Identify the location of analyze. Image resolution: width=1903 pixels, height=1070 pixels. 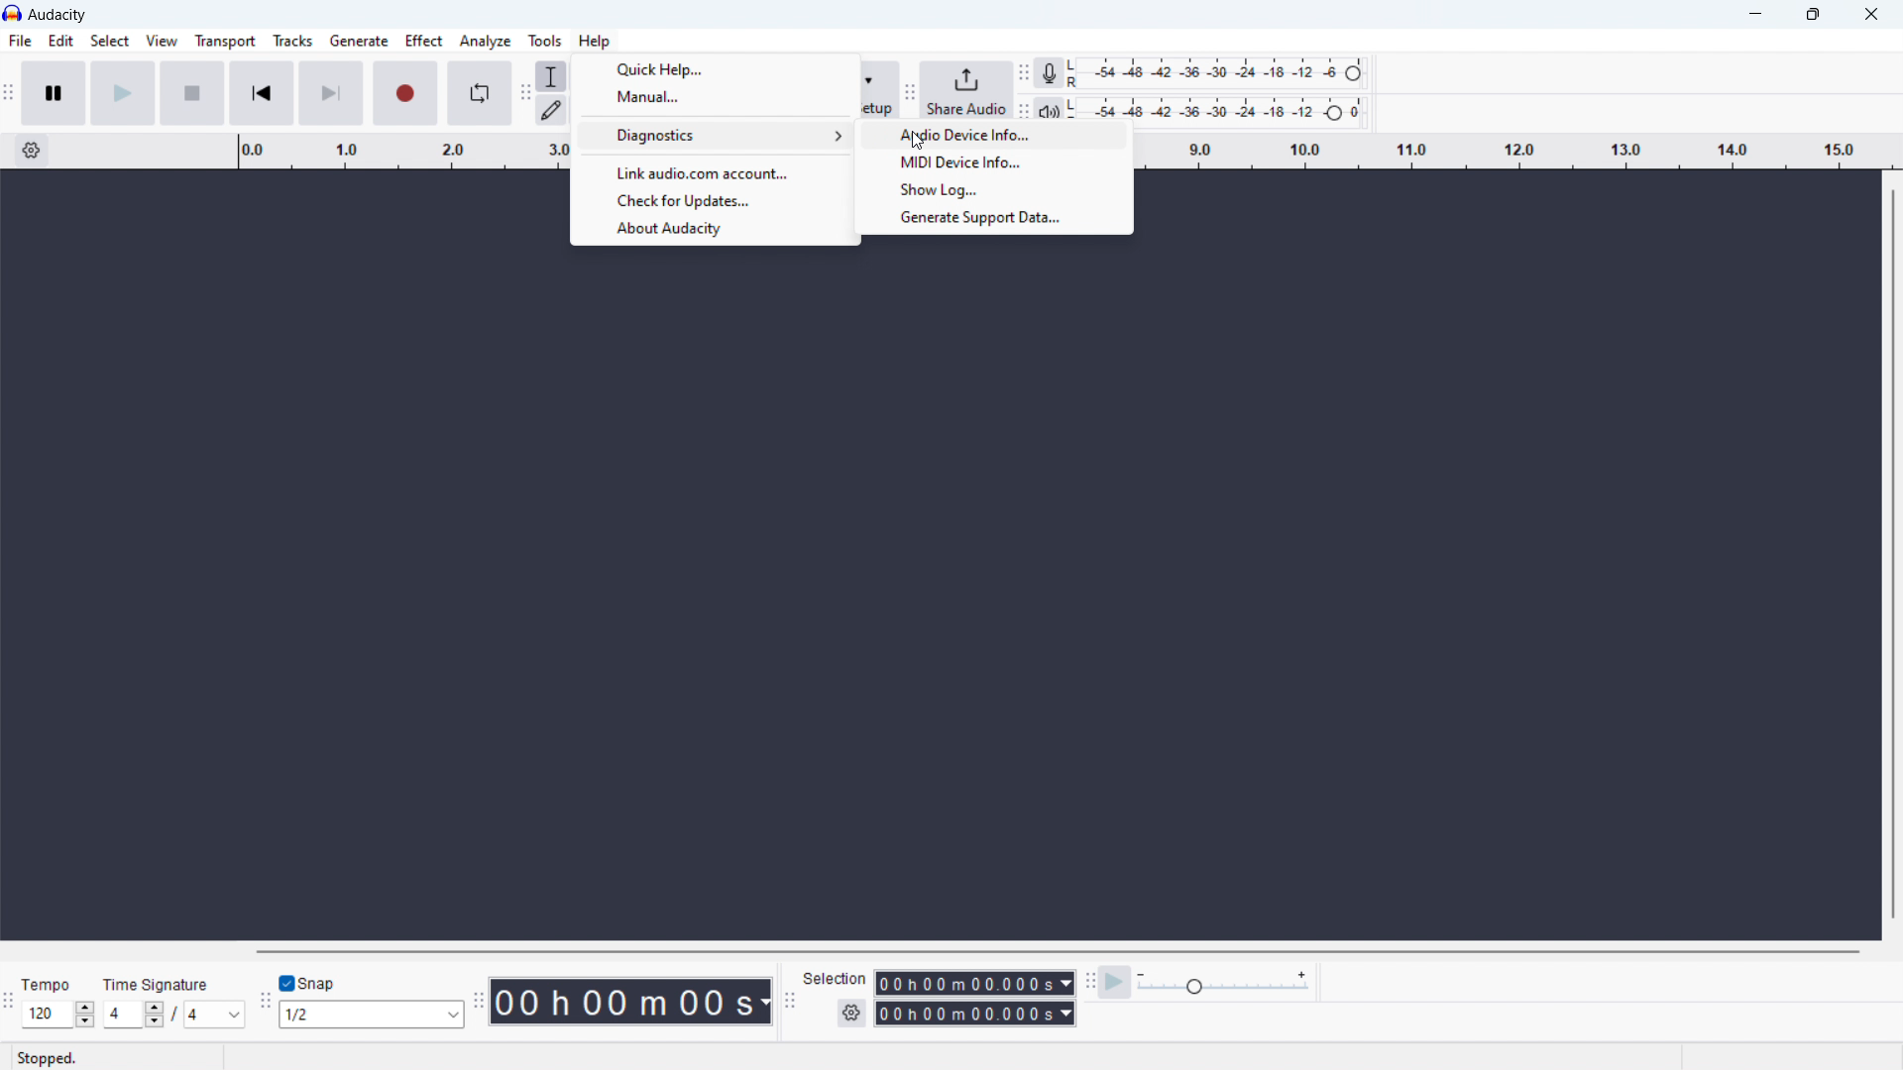
(485, 41).